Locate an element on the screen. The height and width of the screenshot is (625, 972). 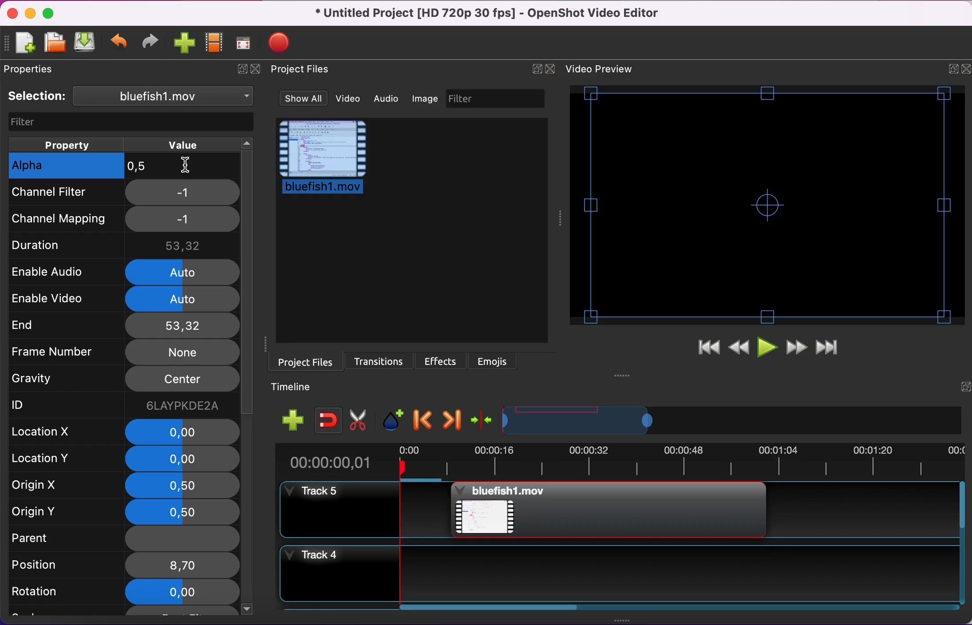
8,7 is located at coordinates (181, 566).